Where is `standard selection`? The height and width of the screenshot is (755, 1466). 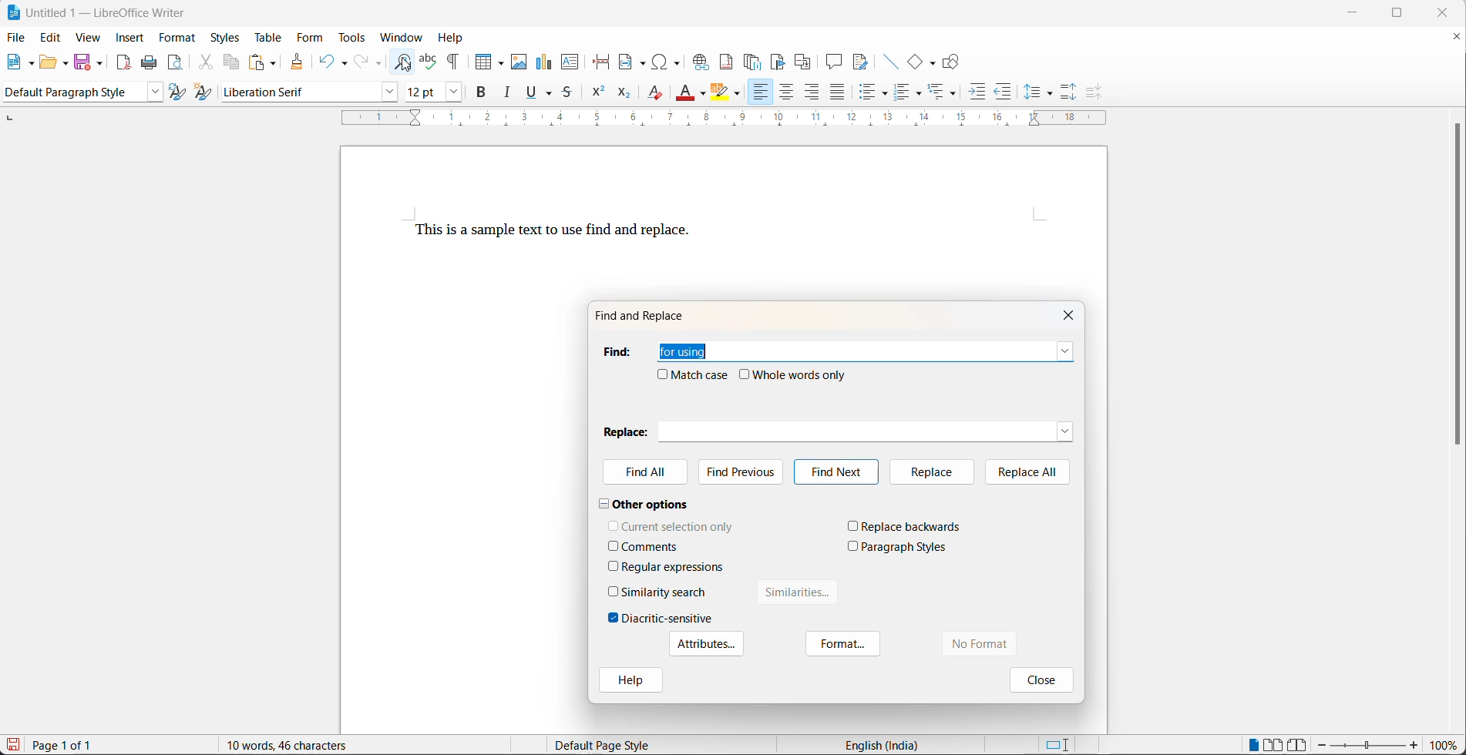
standard selection is located at coordinates (1057, 744).